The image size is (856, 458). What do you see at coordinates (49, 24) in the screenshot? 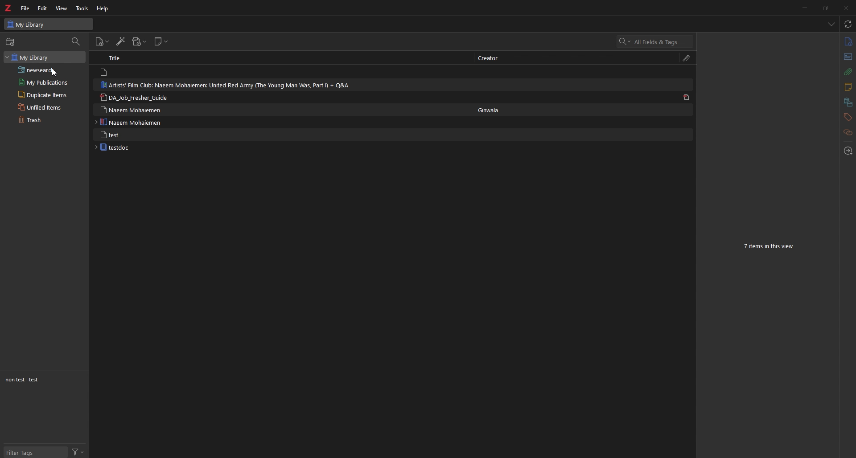
I see `My Library` at bounding box center [49, 24].